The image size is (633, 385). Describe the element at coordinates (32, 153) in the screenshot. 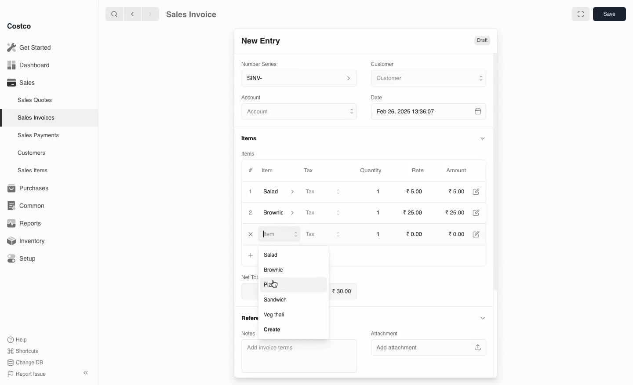

I see `Customers` at that location.